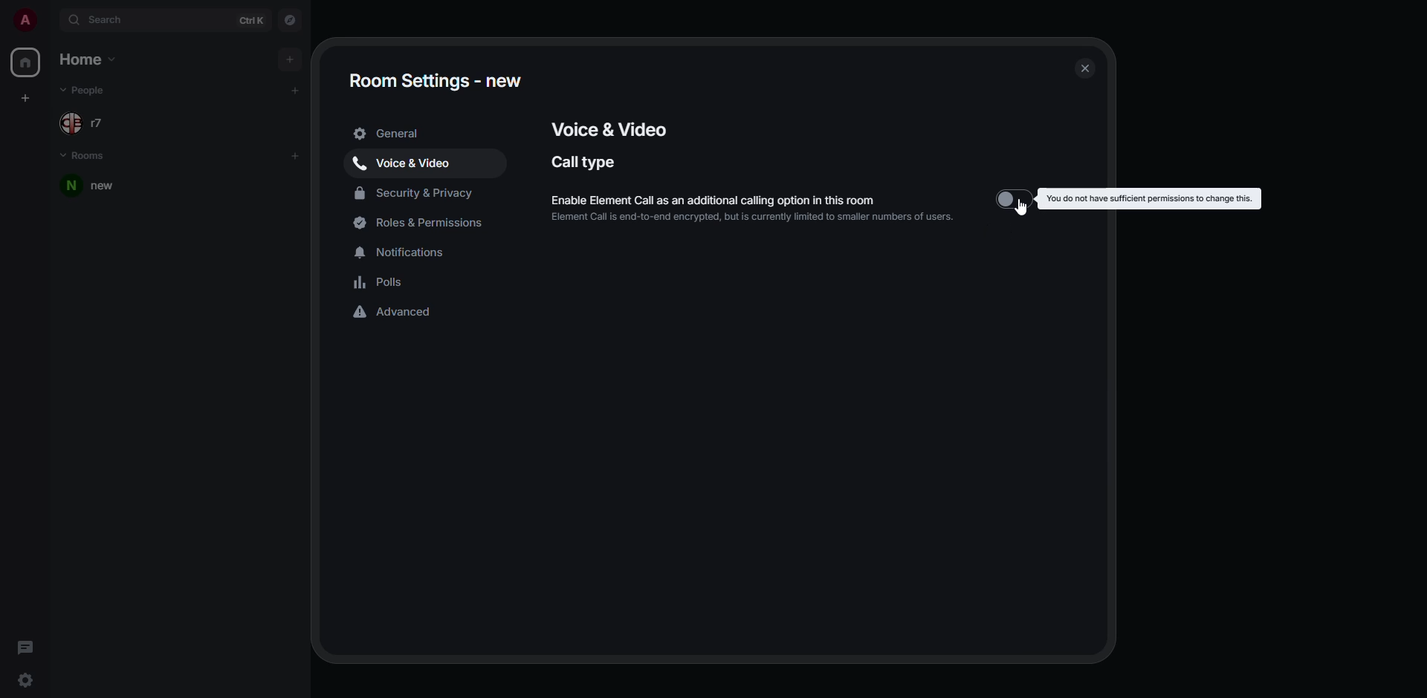 Image resolution: width=1427 pixels, height=698 pixels. I want to click on home, so click(25, 62).